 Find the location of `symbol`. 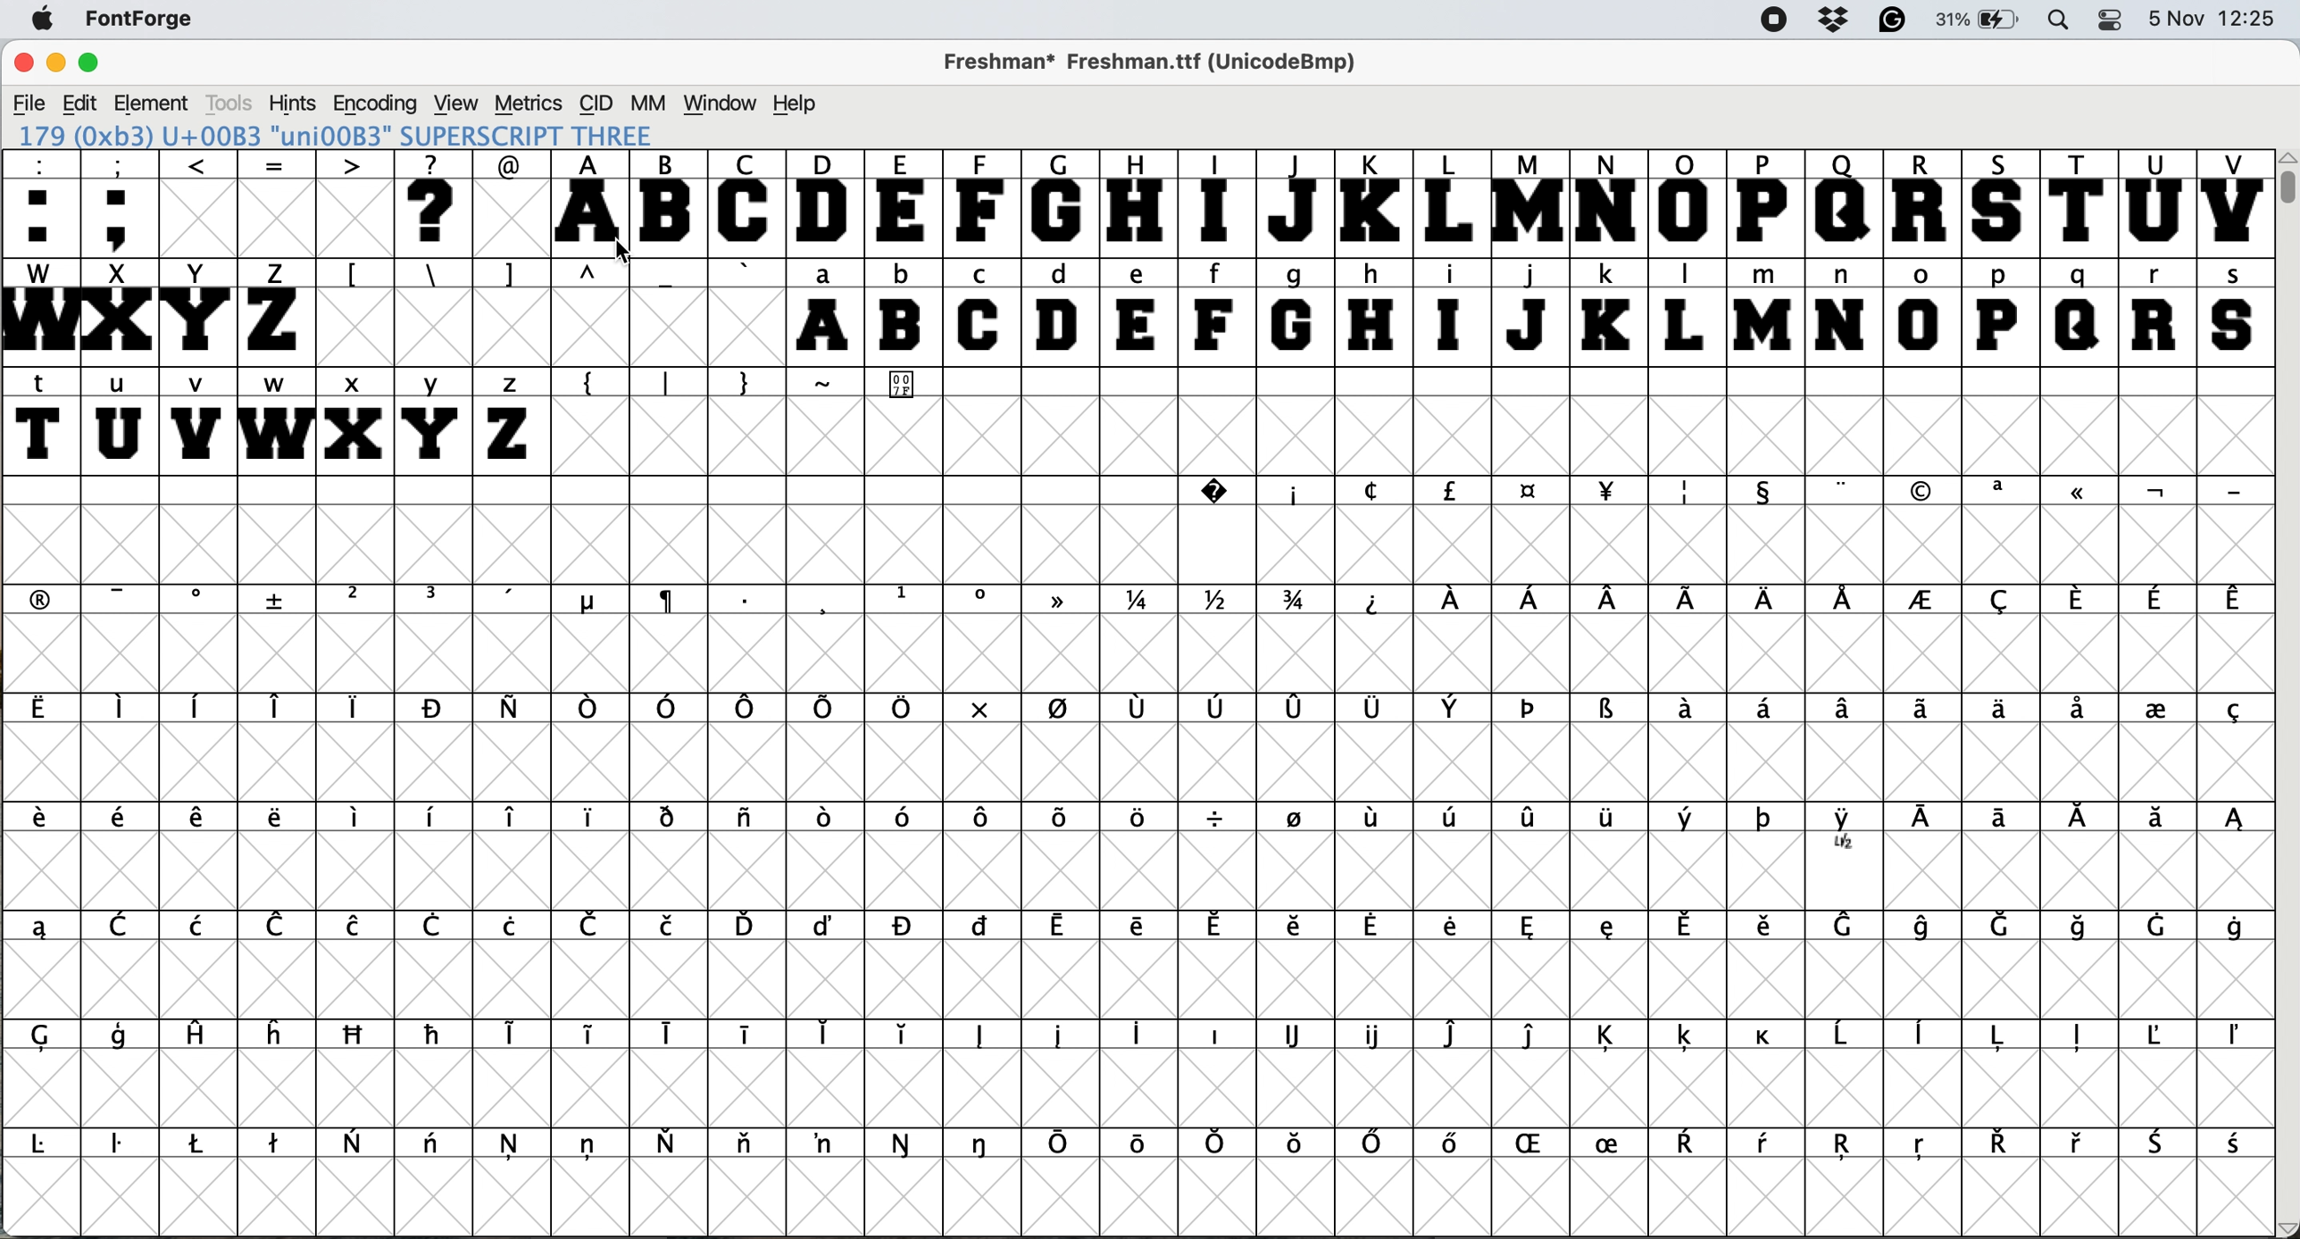

symbol is located at coordinates (906, 817).